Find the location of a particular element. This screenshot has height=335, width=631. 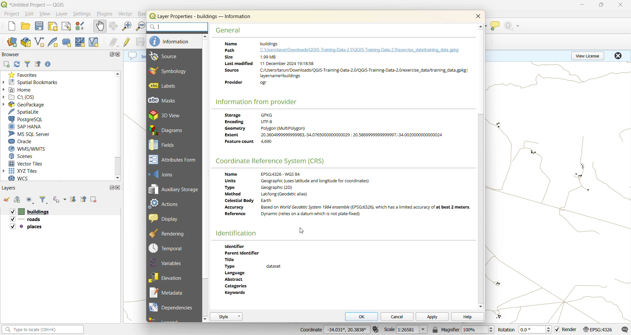

maximize is located at coordinates (601, 6).